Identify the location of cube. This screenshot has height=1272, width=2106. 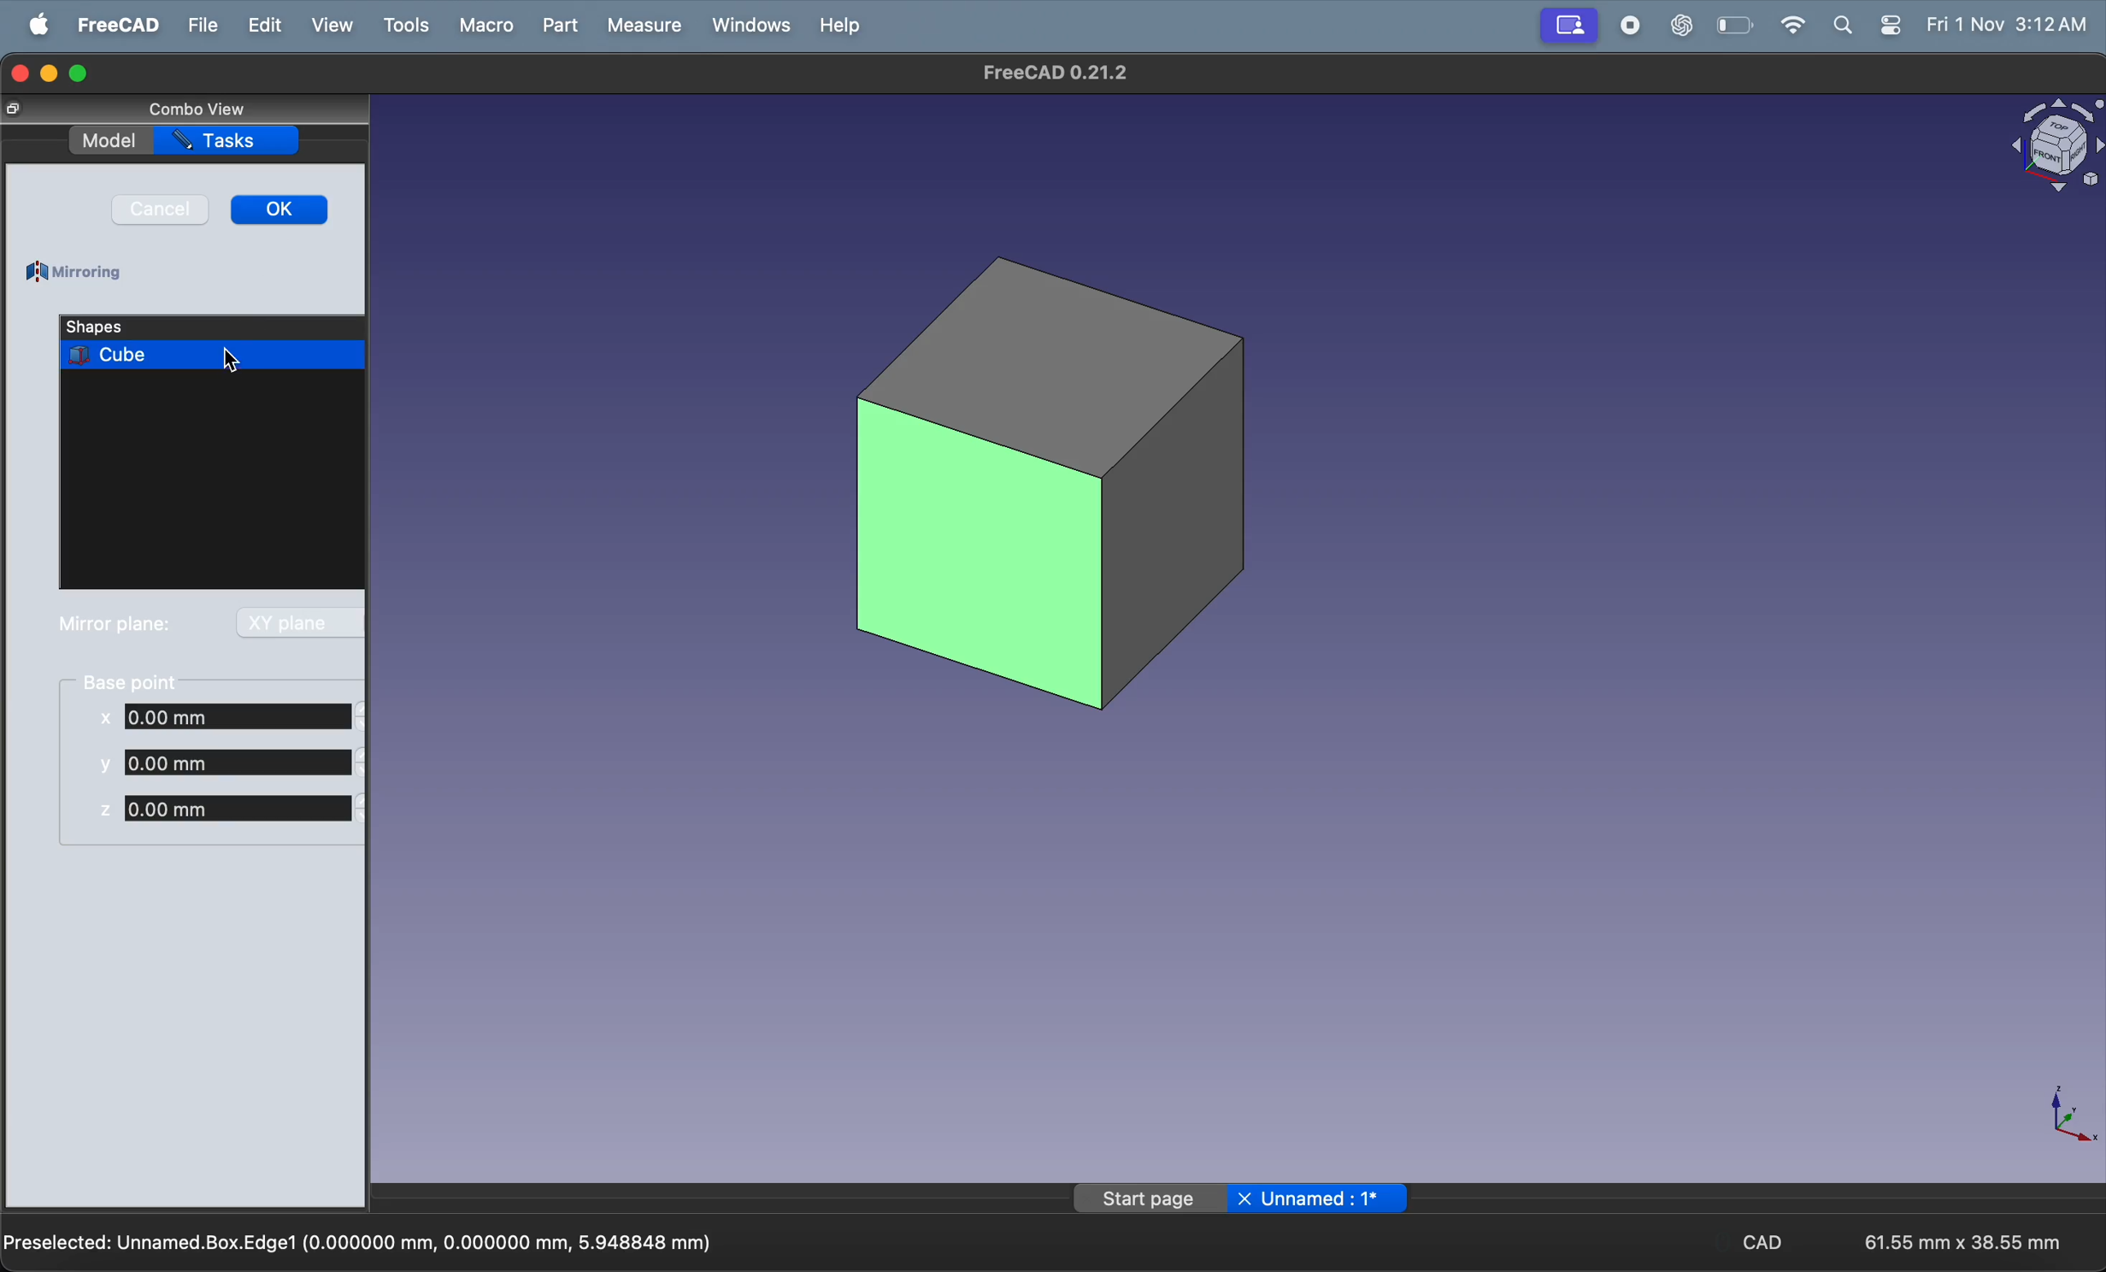
(1050, 482).